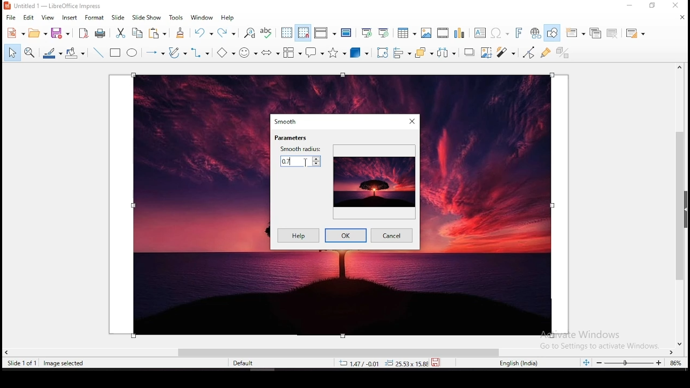 This screenshot has width=690, height=388. I want to click on scroll bar, so click(340, 351).